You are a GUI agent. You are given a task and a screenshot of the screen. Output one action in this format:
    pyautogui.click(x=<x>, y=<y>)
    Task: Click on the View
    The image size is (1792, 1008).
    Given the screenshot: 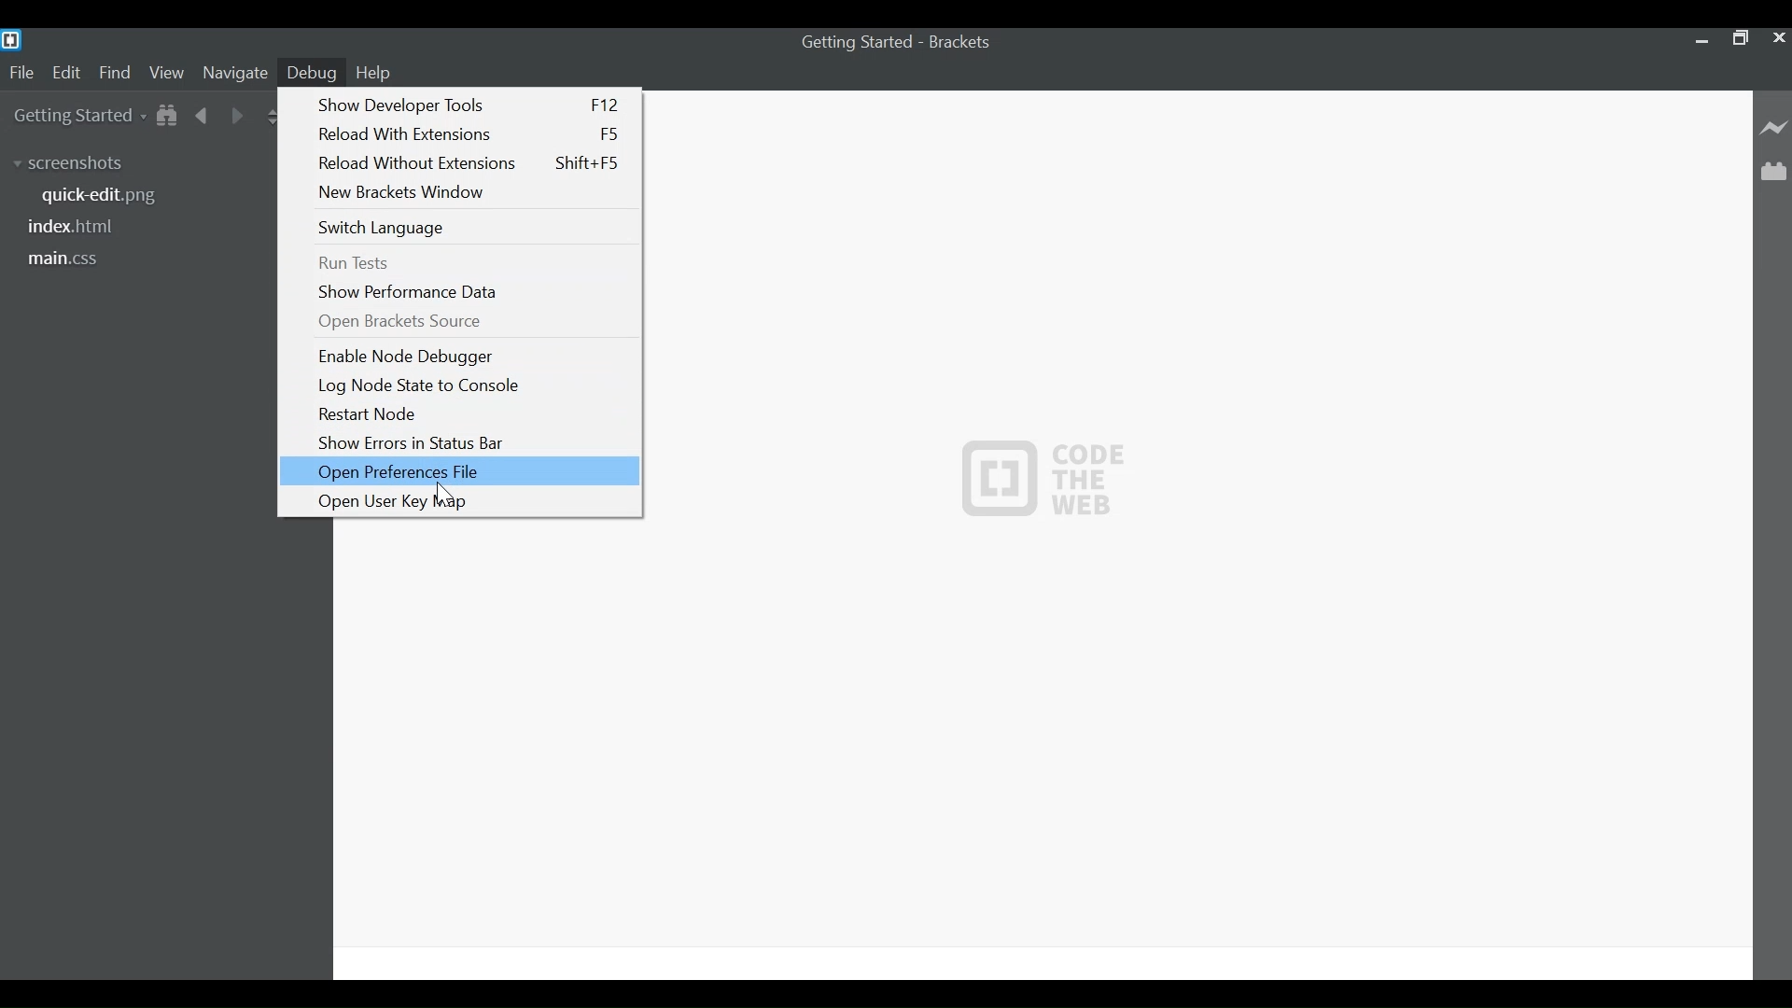 What is the action you would take?
    pyautogui.click(x=167, y=72)
    